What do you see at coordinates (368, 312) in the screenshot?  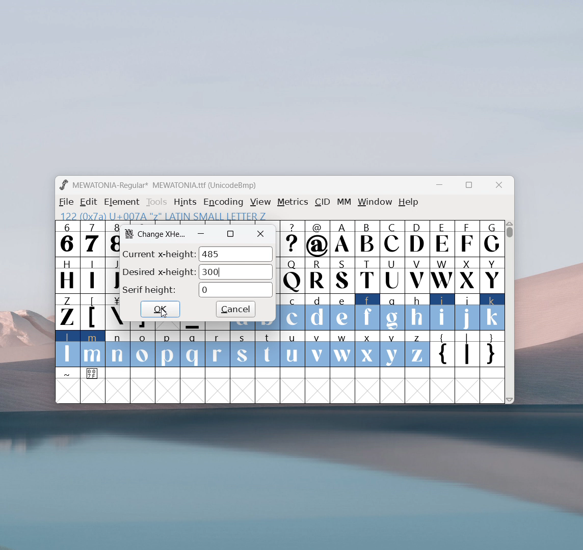 I see `f` at bounding box center [368, 312].